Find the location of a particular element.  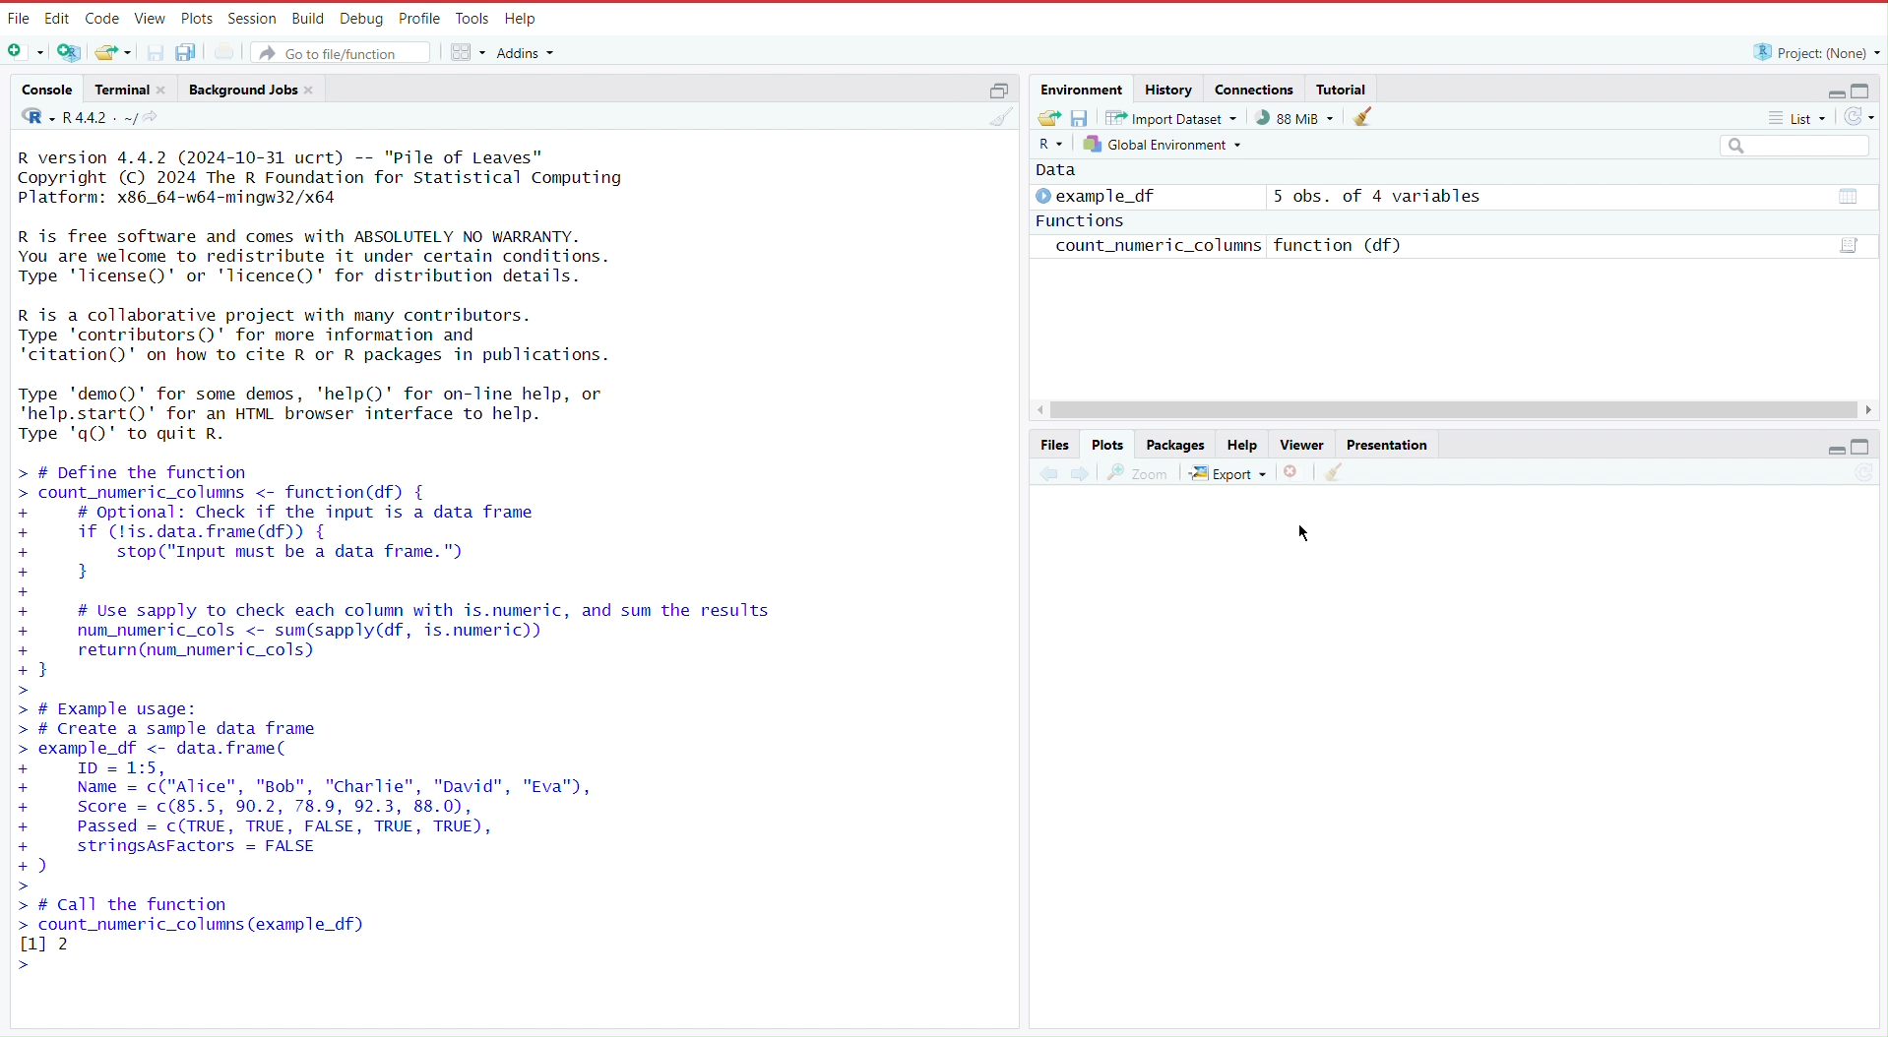

R is located at coordinates (32, 119).